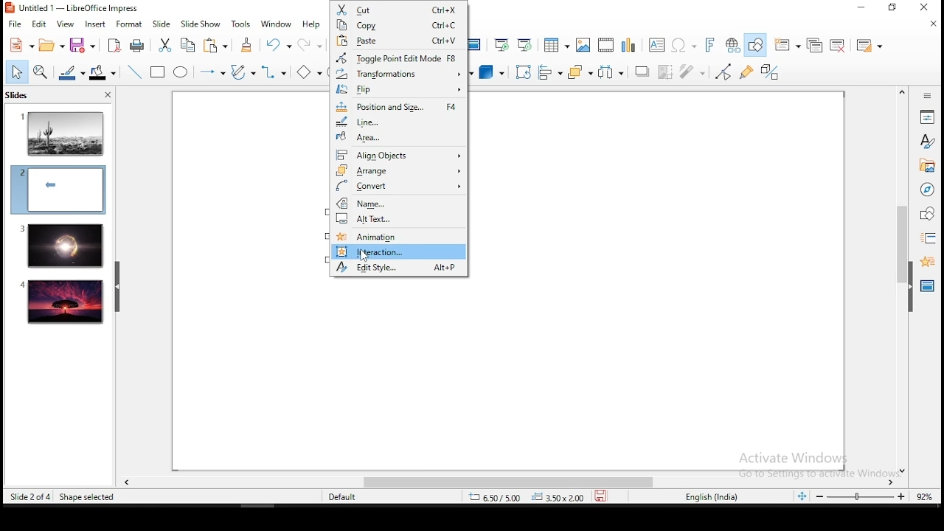 This screenshot has height=531, width=944. Describe the element at coordinates (280, 45) in the screenshot. I see `undo` at that location.